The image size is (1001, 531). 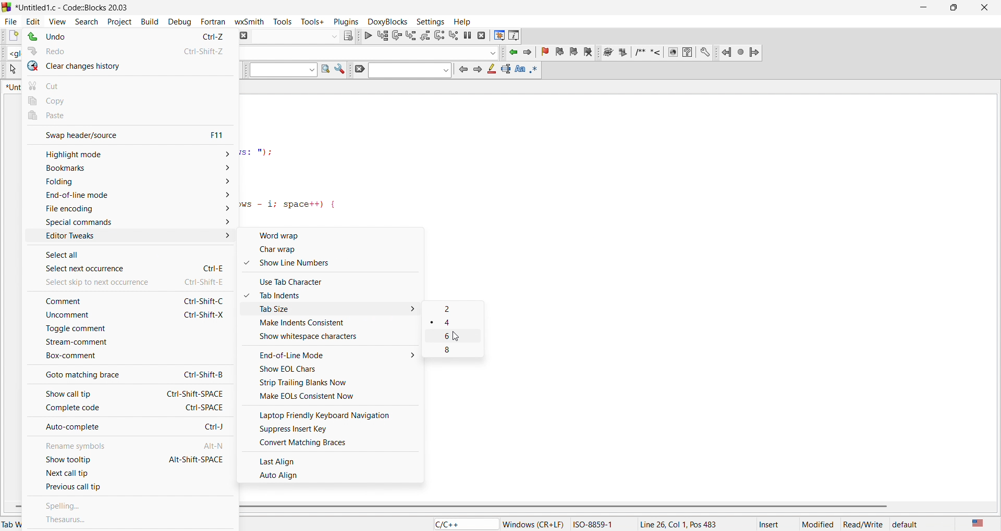 What do you see at coordinates (465, 21) in the screenshot?
I see `help` at bounding box center [465, 21].